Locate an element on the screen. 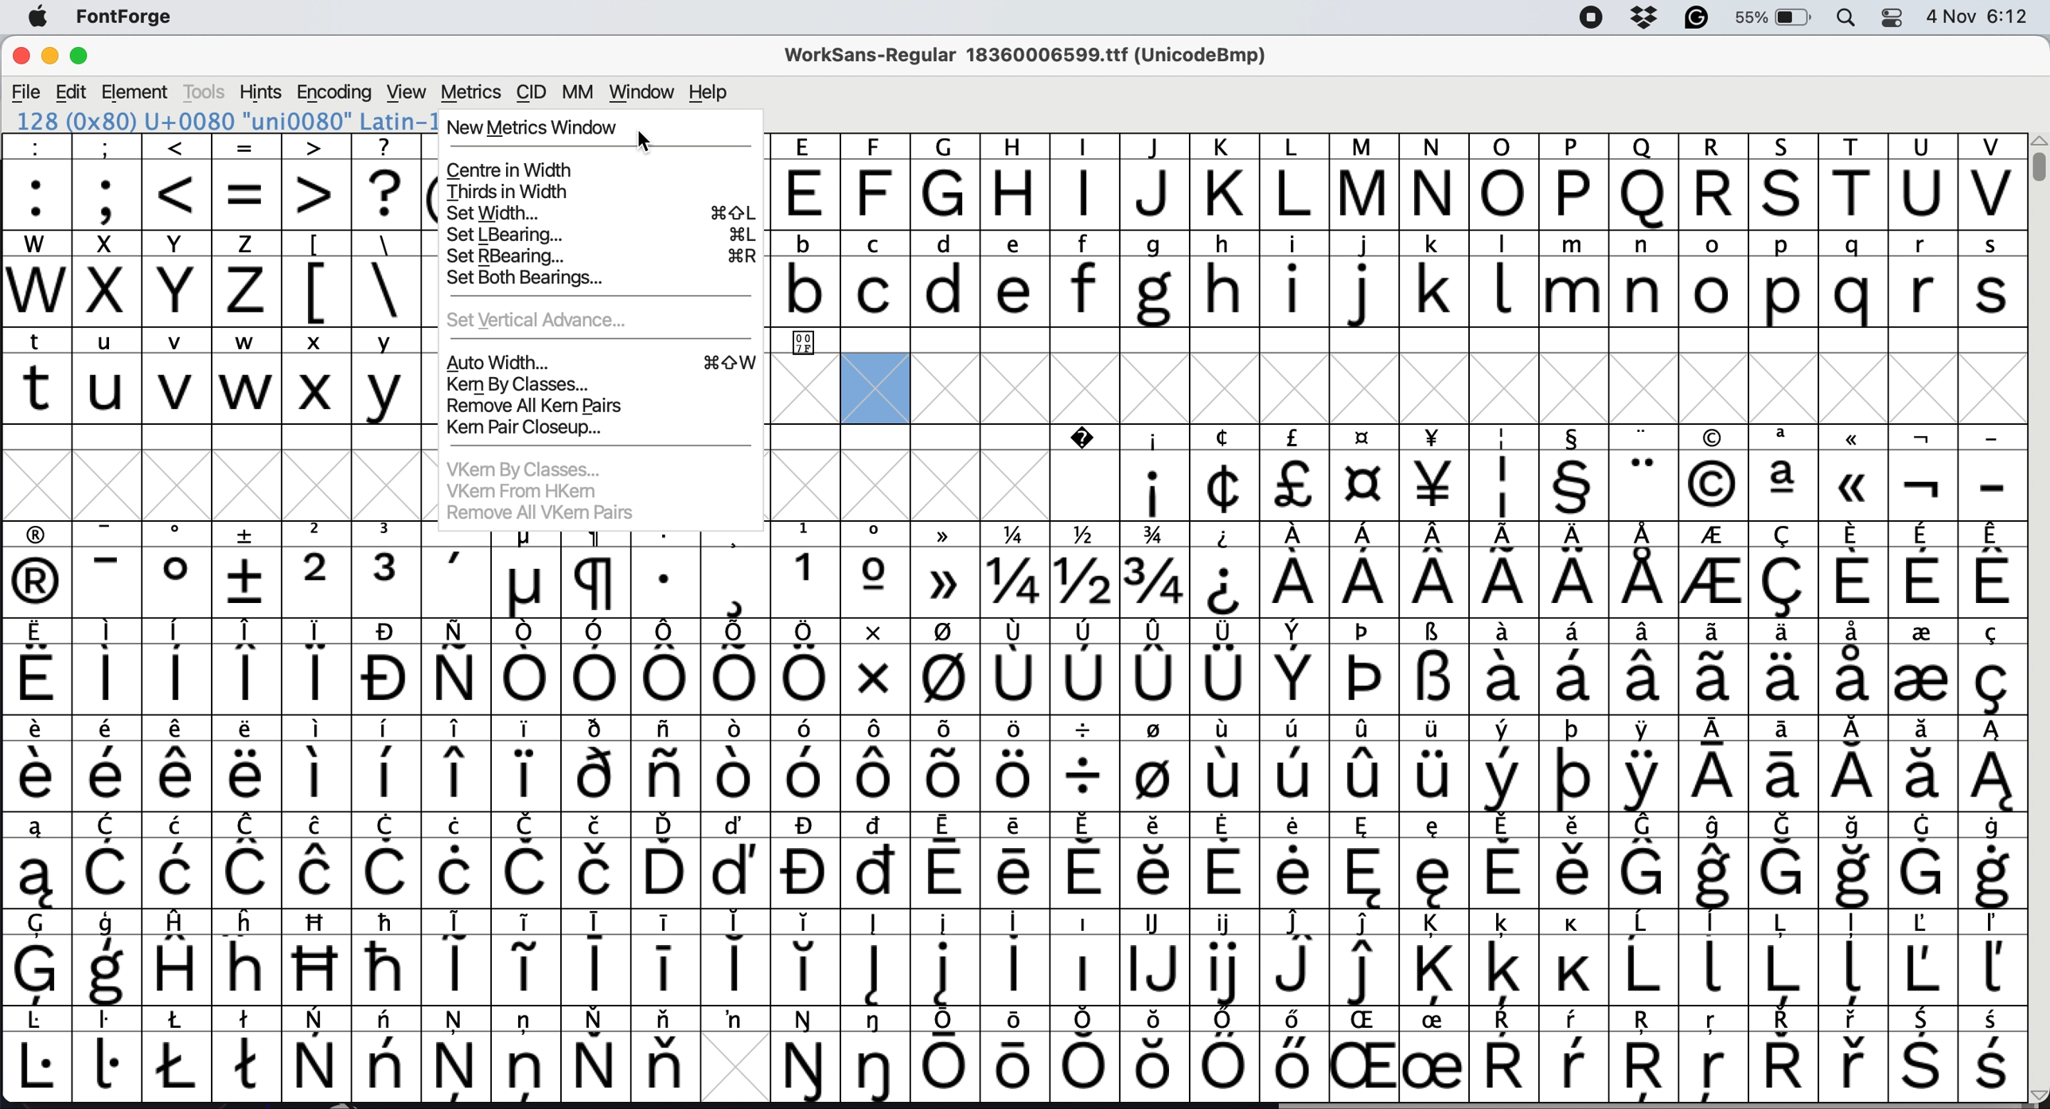 Image resolution: width=2050 pixels, height=1109 pixels. special characters is located at coordinates (1007, 631).